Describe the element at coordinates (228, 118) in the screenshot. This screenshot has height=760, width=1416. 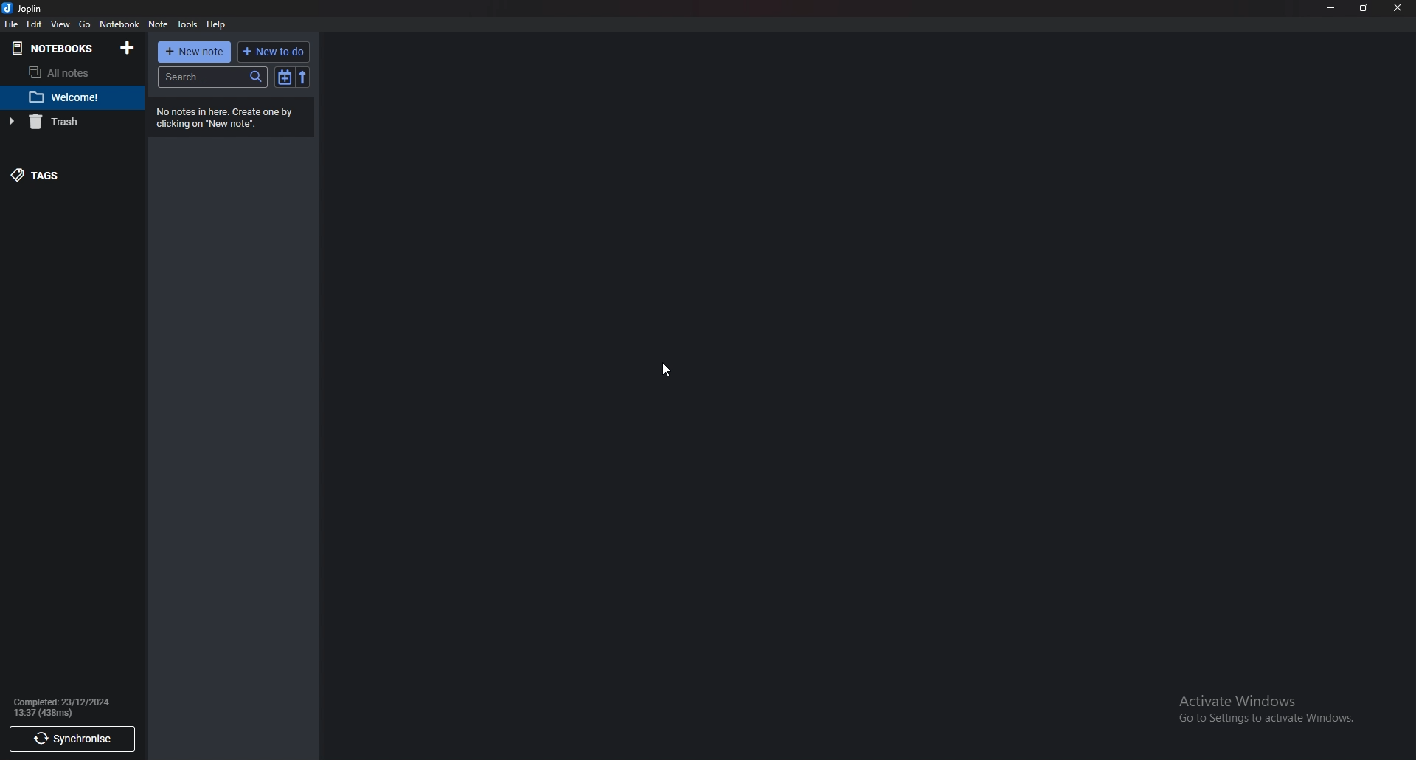
I see `info` at that location.